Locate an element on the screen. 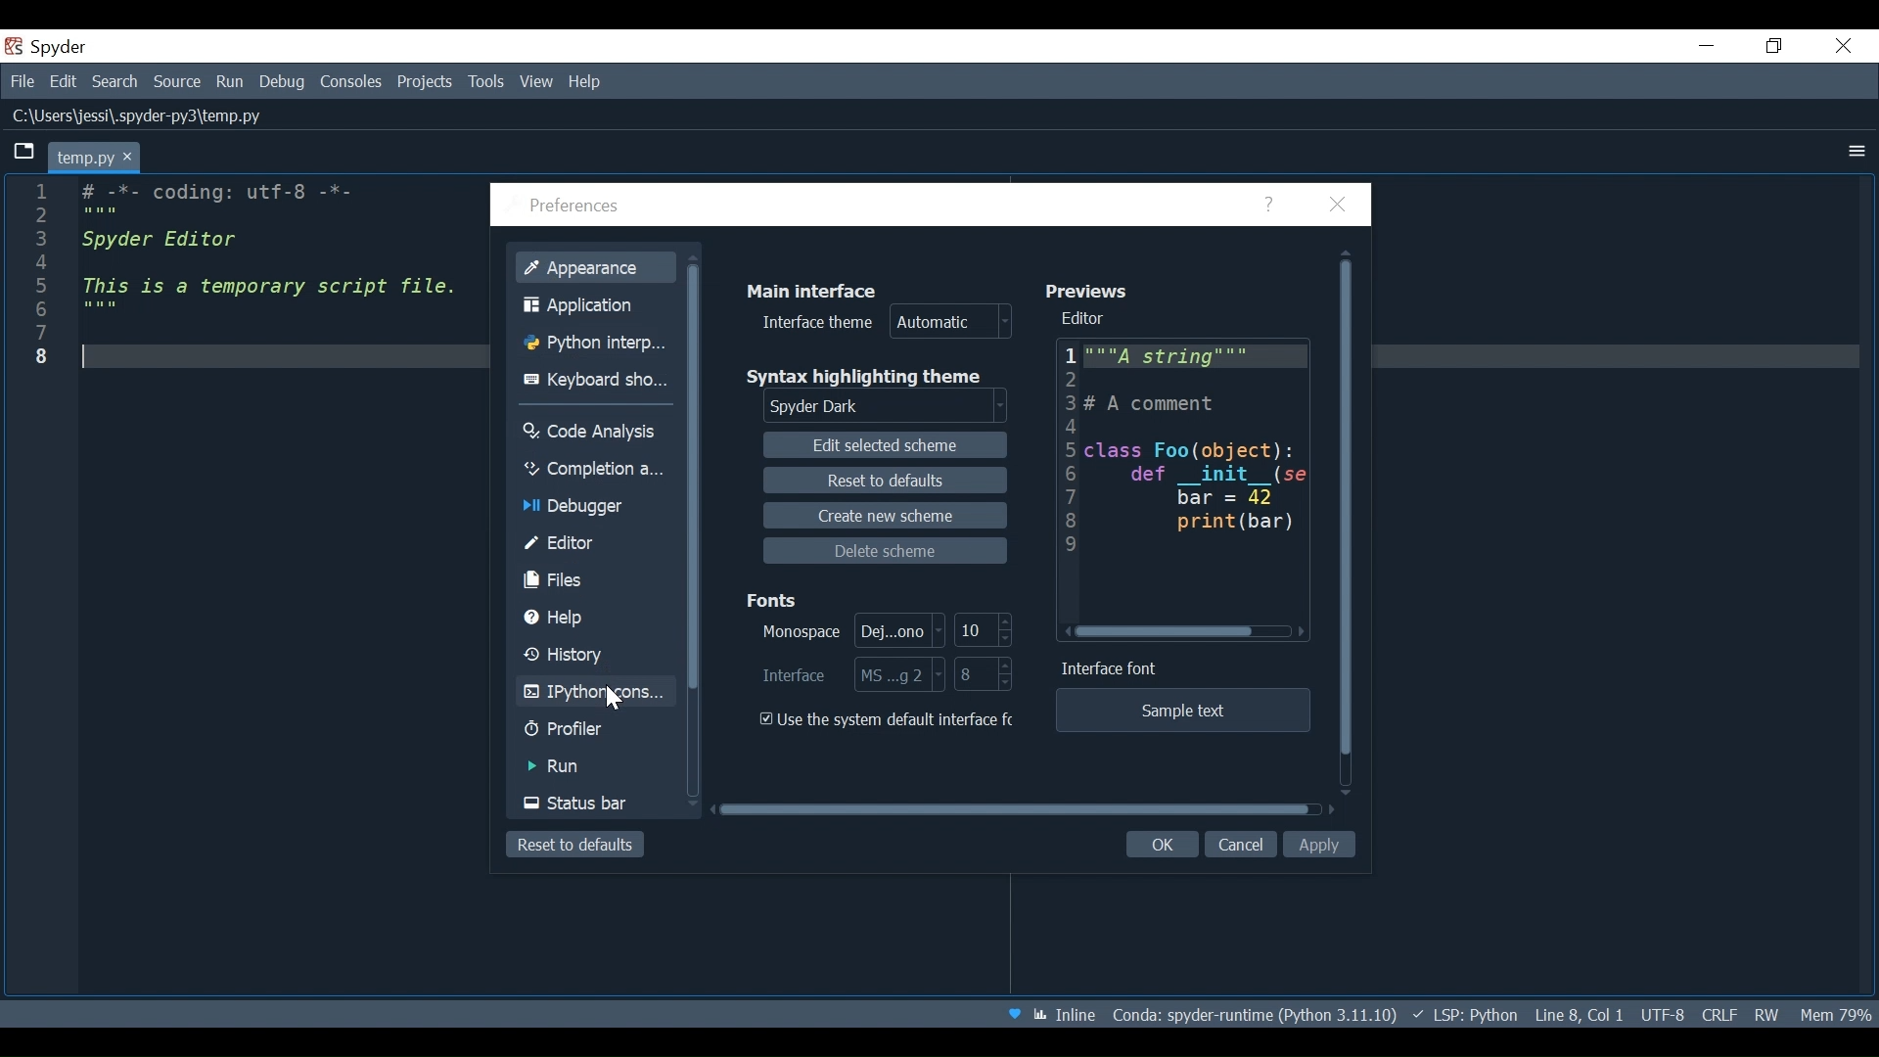 This screenshot has height=1057, width=1879. Consoles is located at coordinates (350, 82).